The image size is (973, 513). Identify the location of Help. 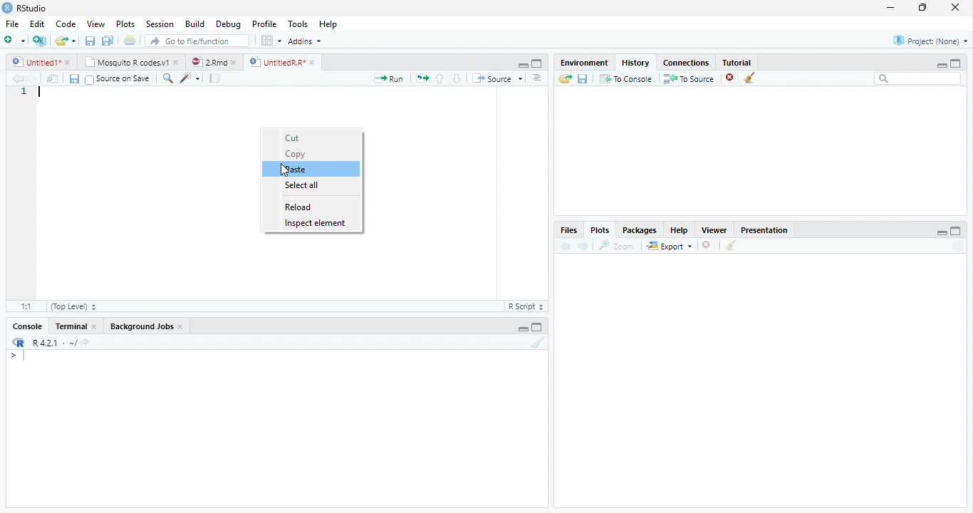
(679, 232).